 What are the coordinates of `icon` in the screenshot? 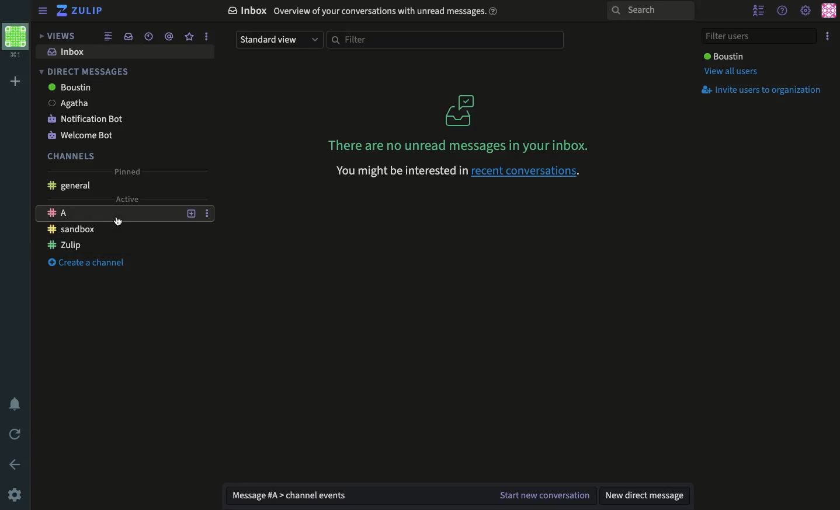 It's located at (459, 111).